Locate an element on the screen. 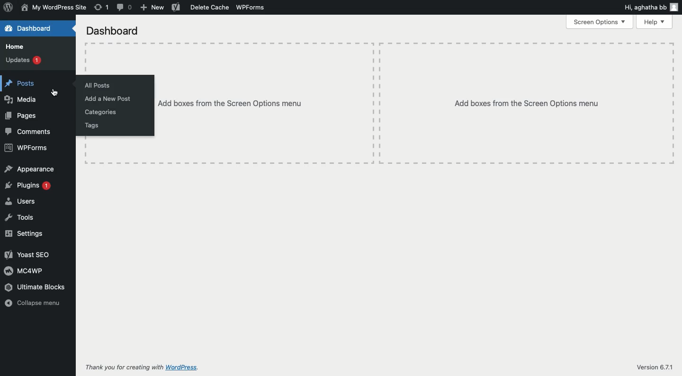 The width and height of the screenshot is (682, 376). Help is located at coordinates (655, 22).